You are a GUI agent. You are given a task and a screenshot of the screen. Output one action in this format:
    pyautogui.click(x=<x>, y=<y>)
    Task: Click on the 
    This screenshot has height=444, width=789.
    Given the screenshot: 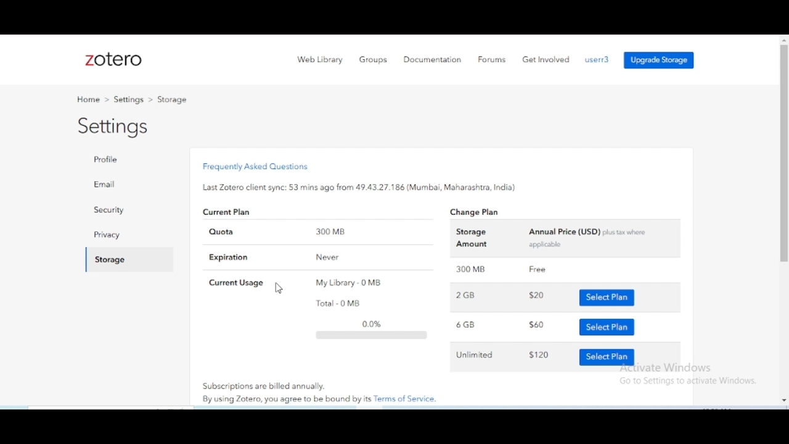 What is the action you would take?
    pyautogui.click(x=689, y=382)
    